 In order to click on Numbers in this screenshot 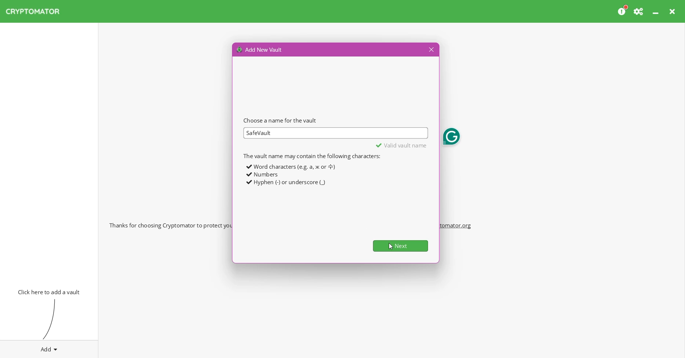, I will do `click(262, 175)`.